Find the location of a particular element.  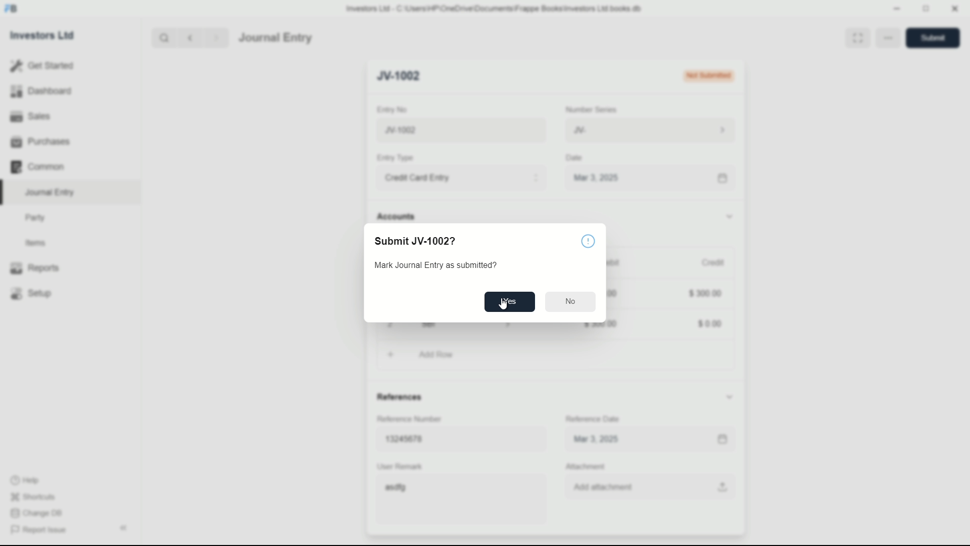

info icon is located at coordinates (588, 242).